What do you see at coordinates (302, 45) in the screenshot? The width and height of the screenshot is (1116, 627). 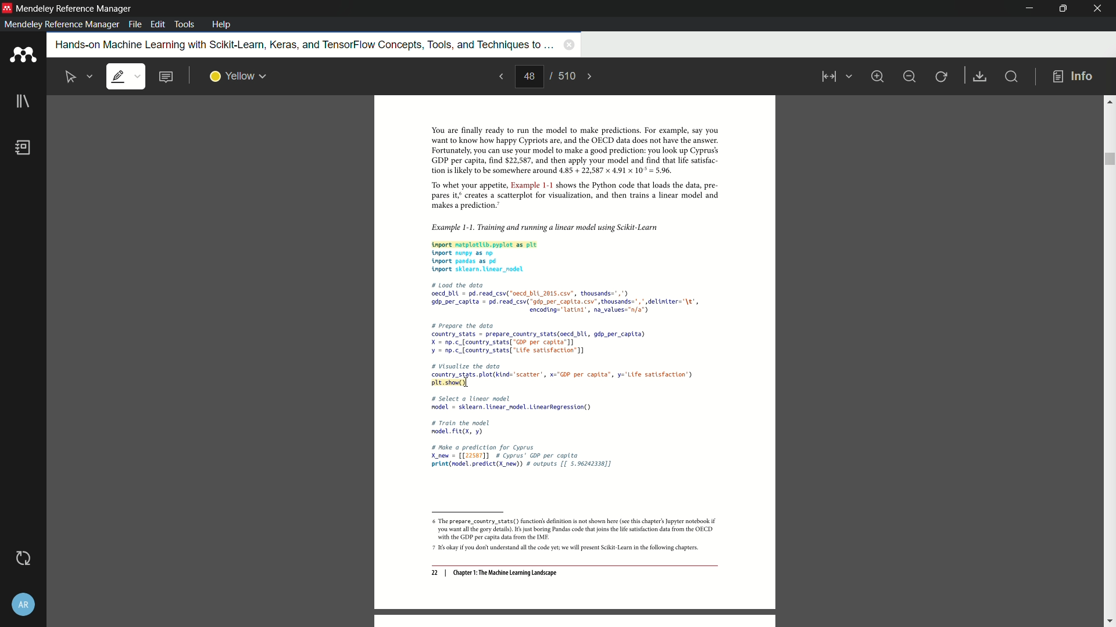 I see `book name` at bounding box center [302, 45].